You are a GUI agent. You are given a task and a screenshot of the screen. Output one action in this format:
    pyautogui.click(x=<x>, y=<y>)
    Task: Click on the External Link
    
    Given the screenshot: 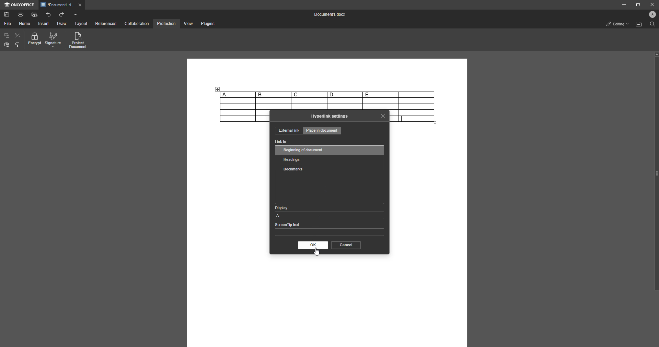 What is the action you would take?
    pyautogui.click(x=288, y=131)
    